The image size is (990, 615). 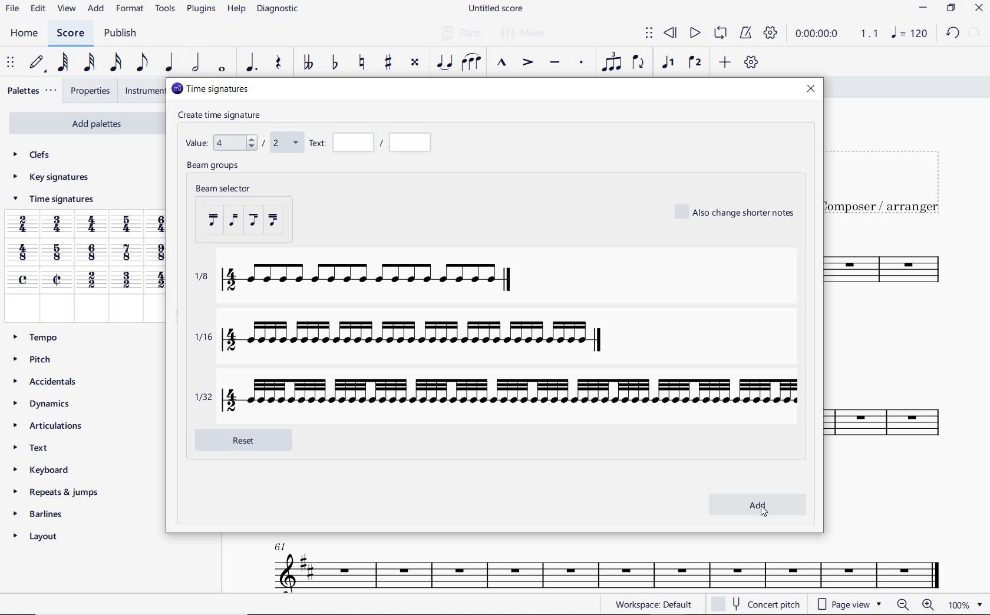 I want to click on TEMPO, so click(x=40, y=338).